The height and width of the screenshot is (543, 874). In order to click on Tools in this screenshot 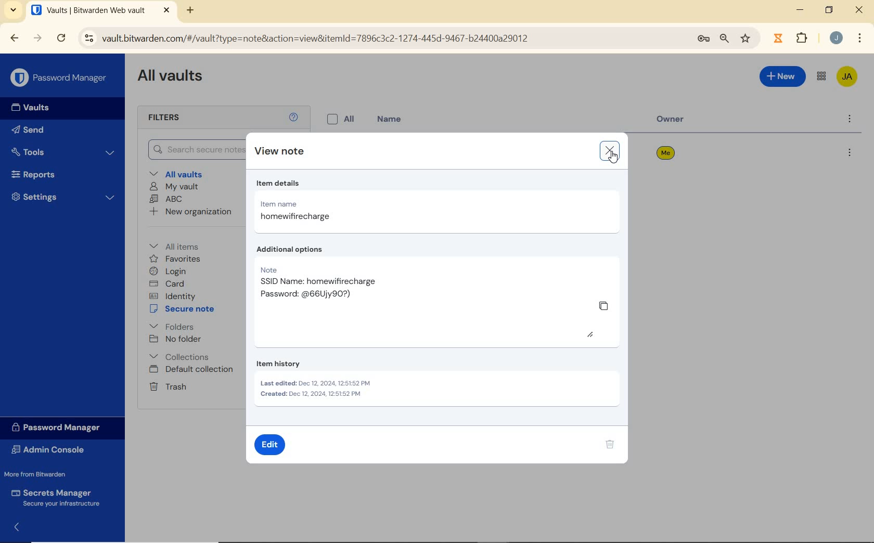, I will do `click(64, 151)`.